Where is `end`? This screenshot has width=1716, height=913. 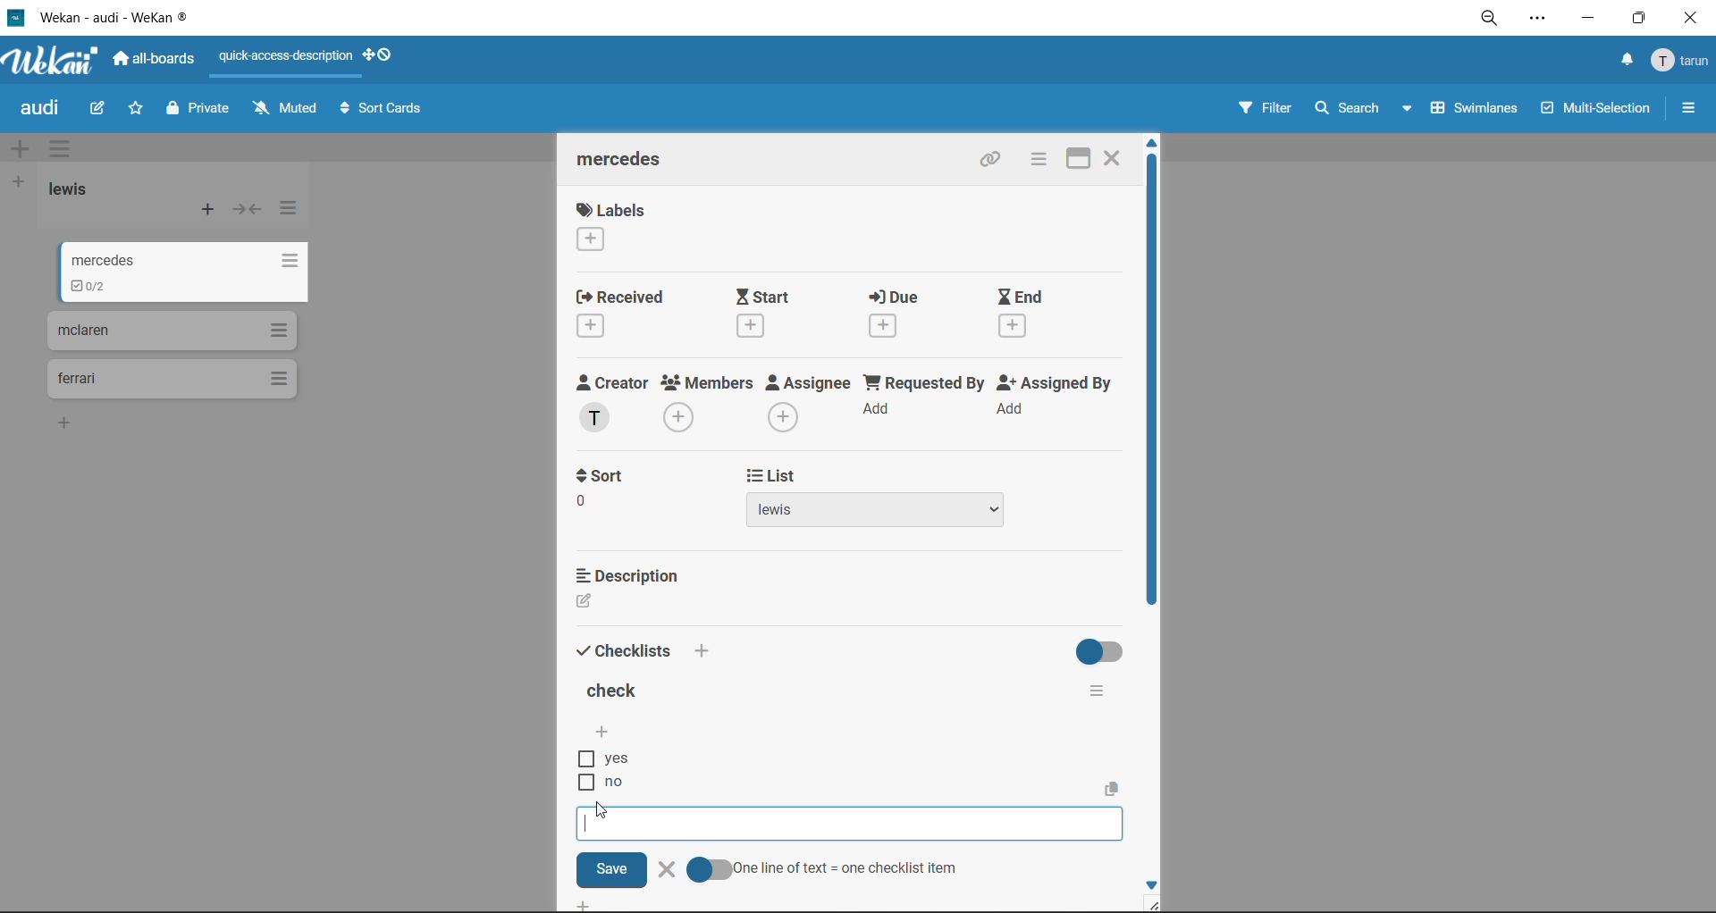
end is located at coordinates (1028, 296).